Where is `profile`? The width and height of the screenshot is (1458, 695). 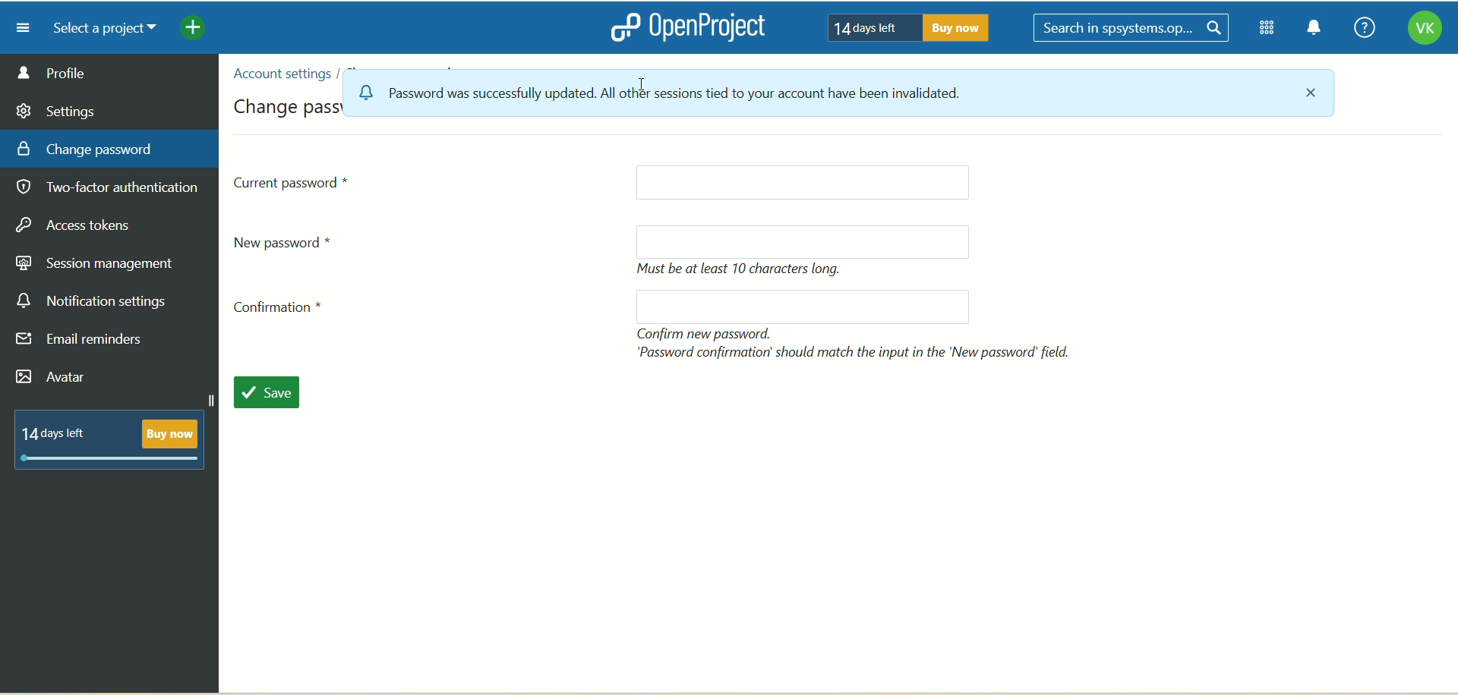
profile is located at coordinates (110, 72).